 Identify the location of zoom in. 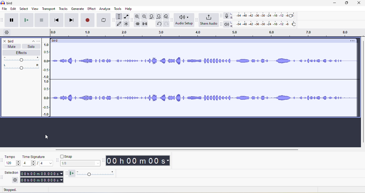
(138, 17).